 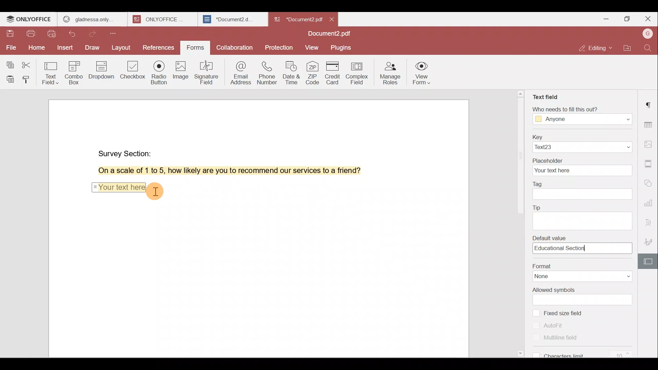 I want to click on Quick print, so click(x=52, y=35).